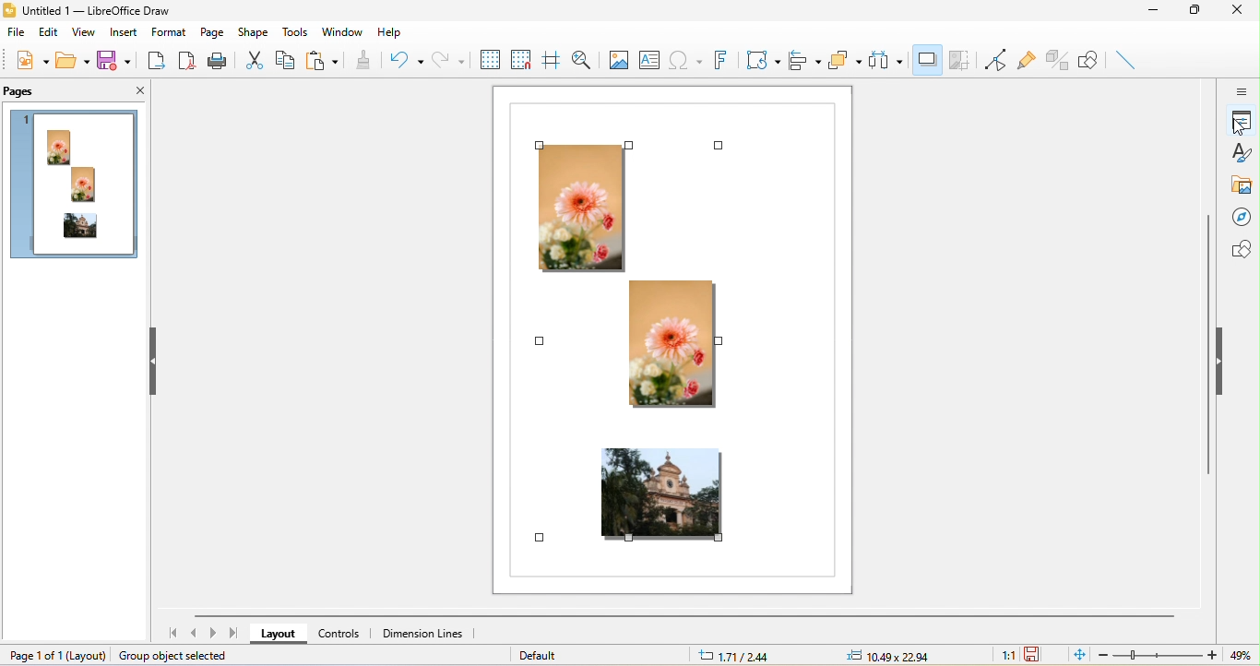  I want to click on helpline while moving, so click(552, 61).